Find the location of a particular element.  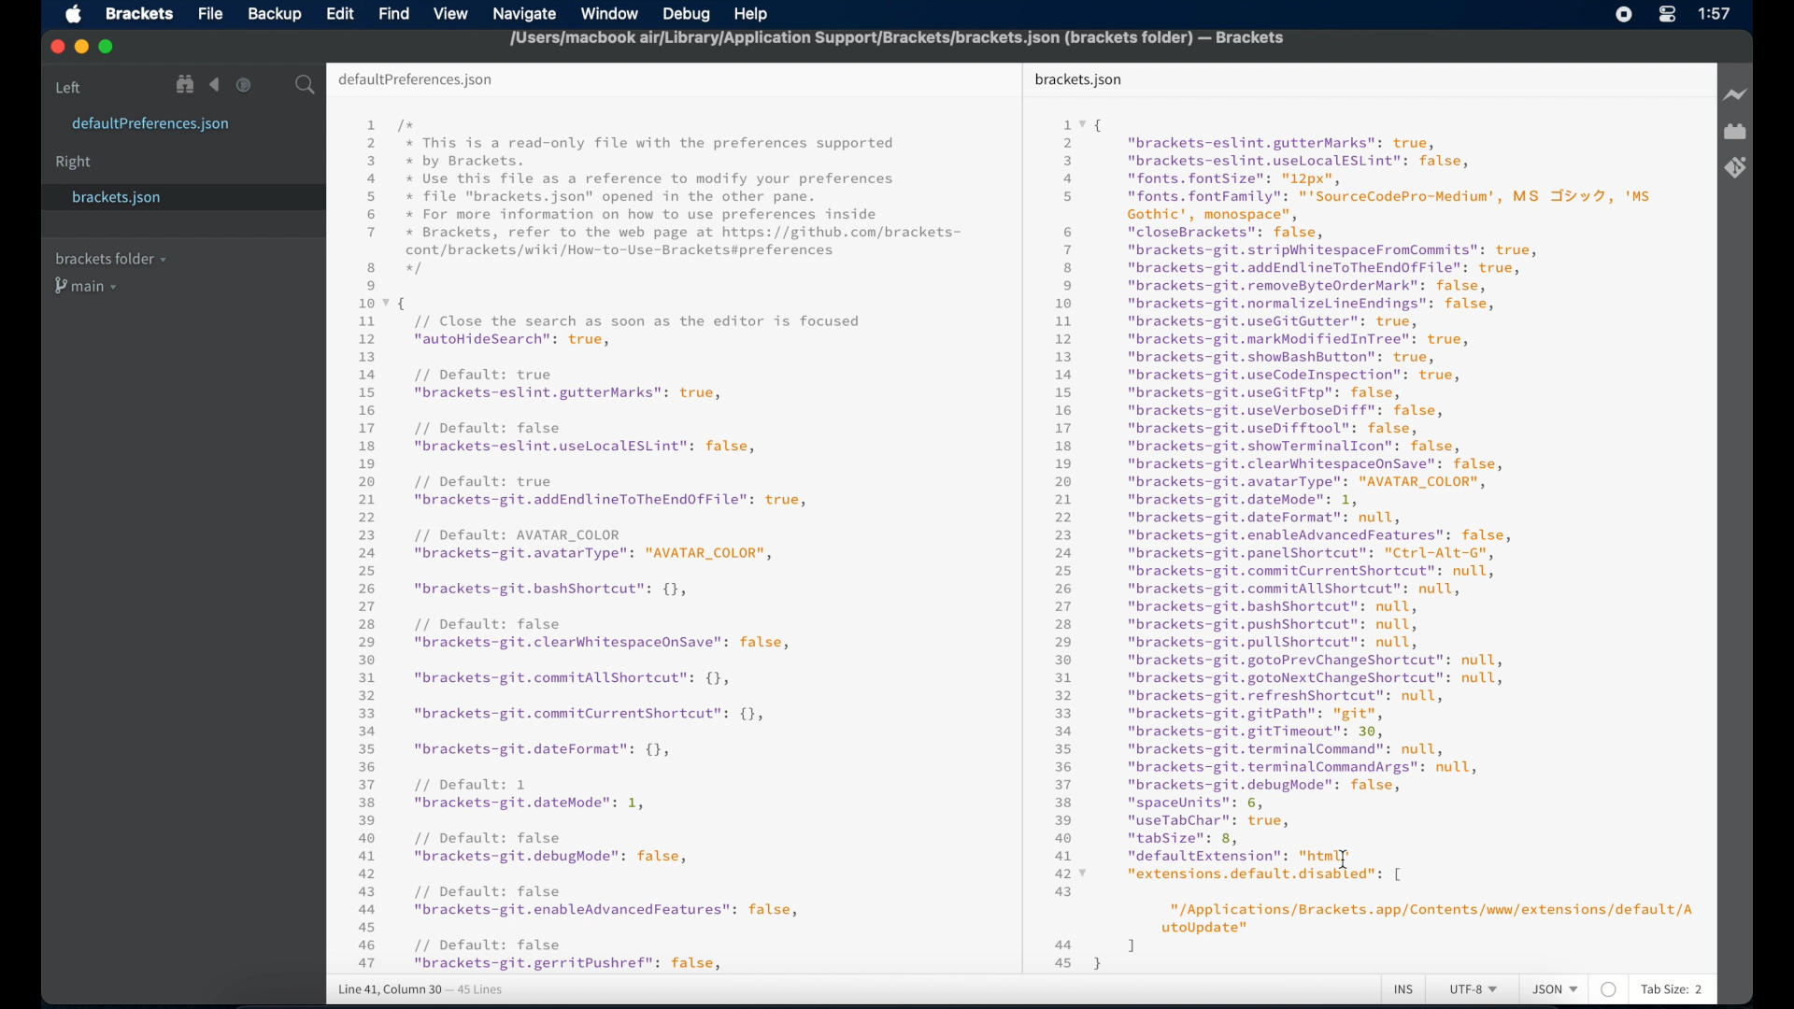

line 41, column 30 - 45 lines is located at coordinates (420, 990).